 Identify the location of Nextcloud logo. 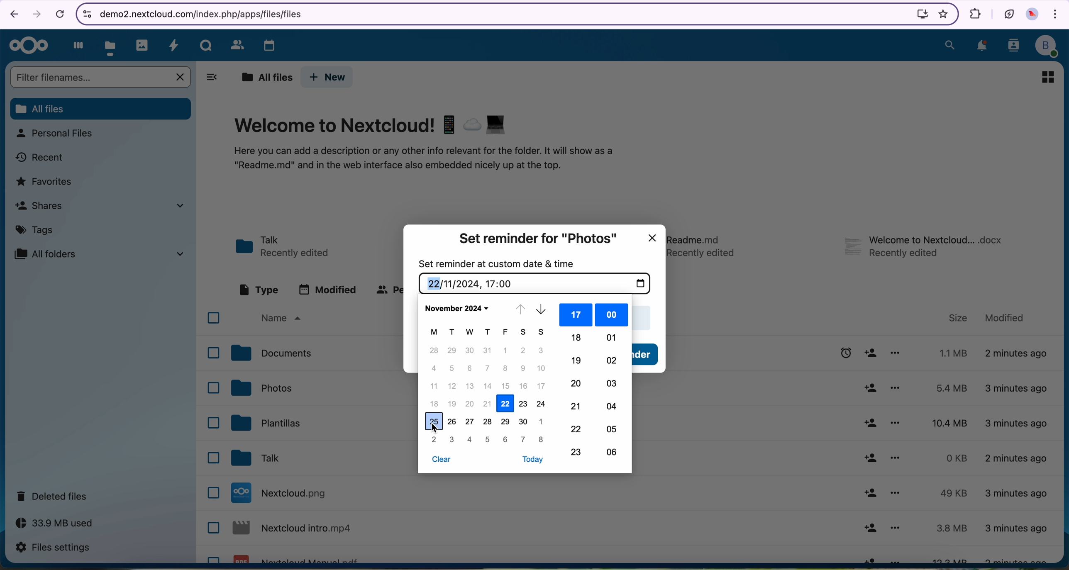
(27, 46).